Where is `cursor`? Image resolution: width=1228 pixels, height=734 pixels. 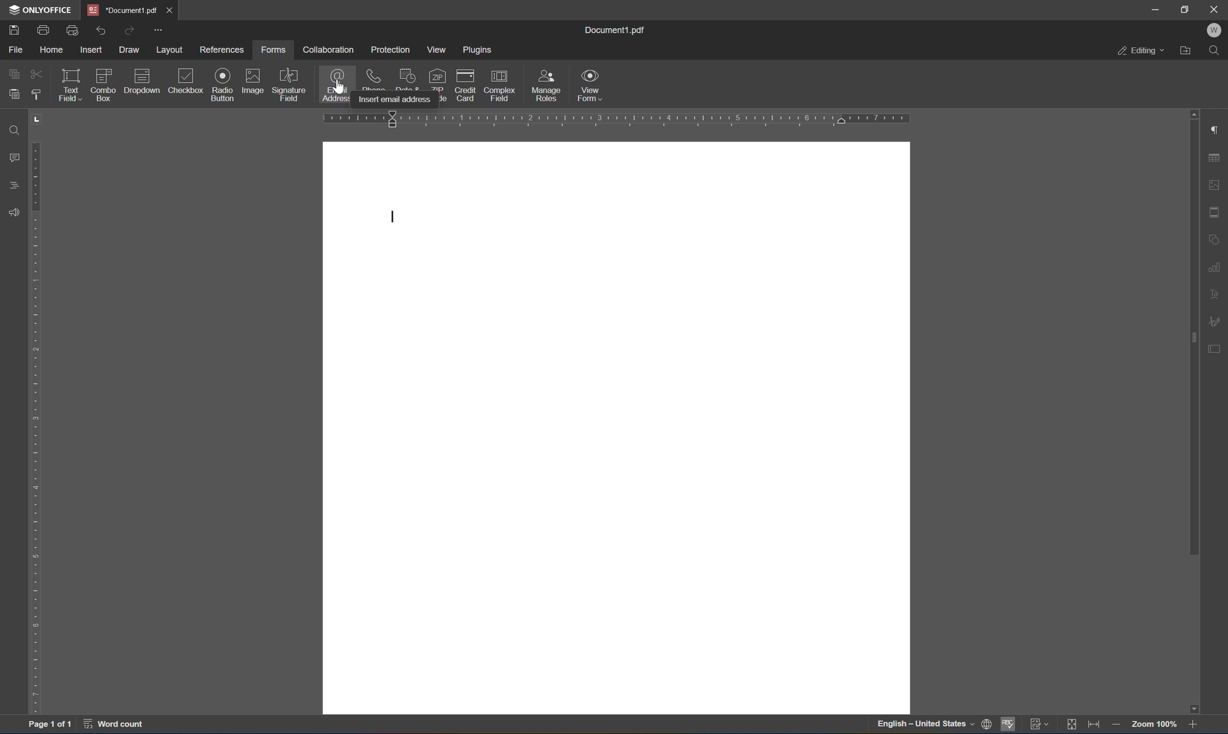
cursor is located at coordinates (395, 216).